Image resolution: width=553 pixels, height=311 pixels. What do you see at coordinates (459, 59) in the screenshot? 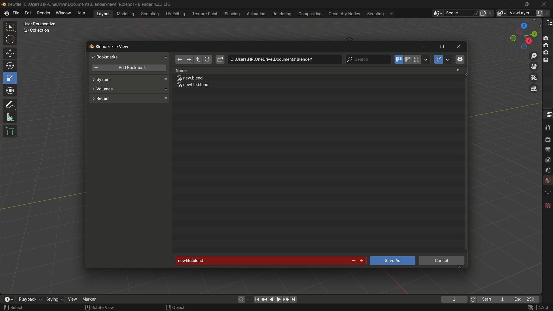
I see `toggle region` at bounding box center [459, 59].